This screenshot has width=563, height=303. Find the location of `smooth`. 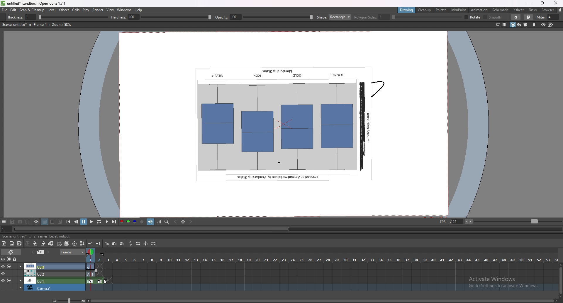

smooth is located at coordinates (454, 18).